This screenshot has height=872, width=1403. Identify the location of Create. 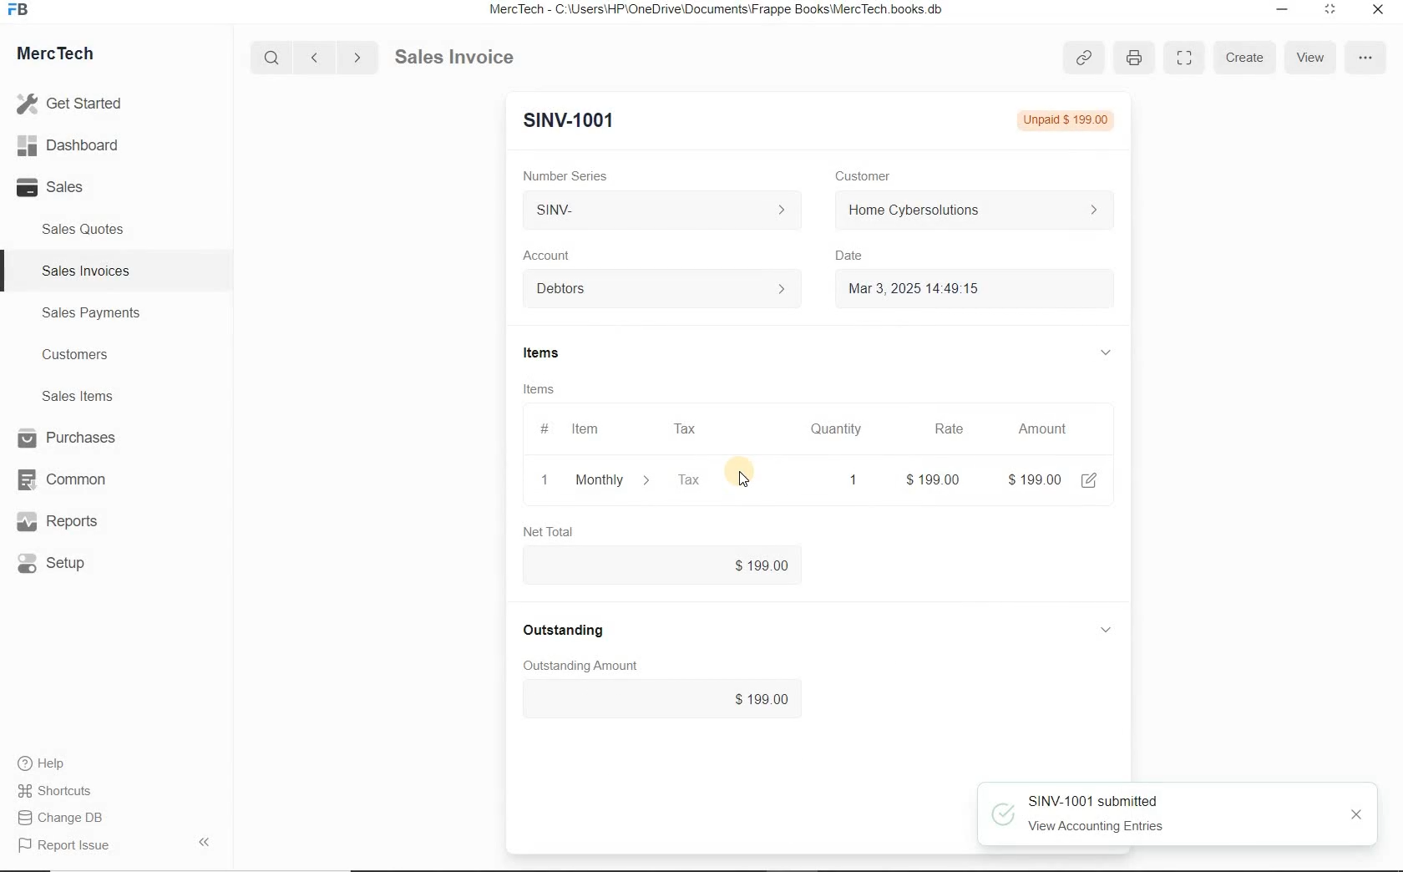
(1247, 57).